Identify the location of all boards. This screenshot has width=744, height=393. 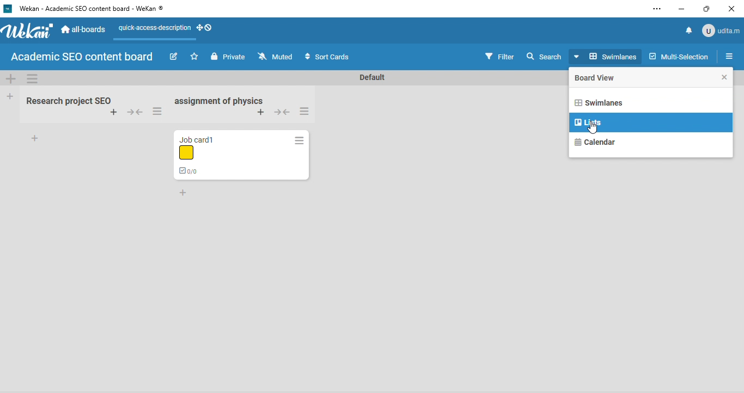
(83, 29).